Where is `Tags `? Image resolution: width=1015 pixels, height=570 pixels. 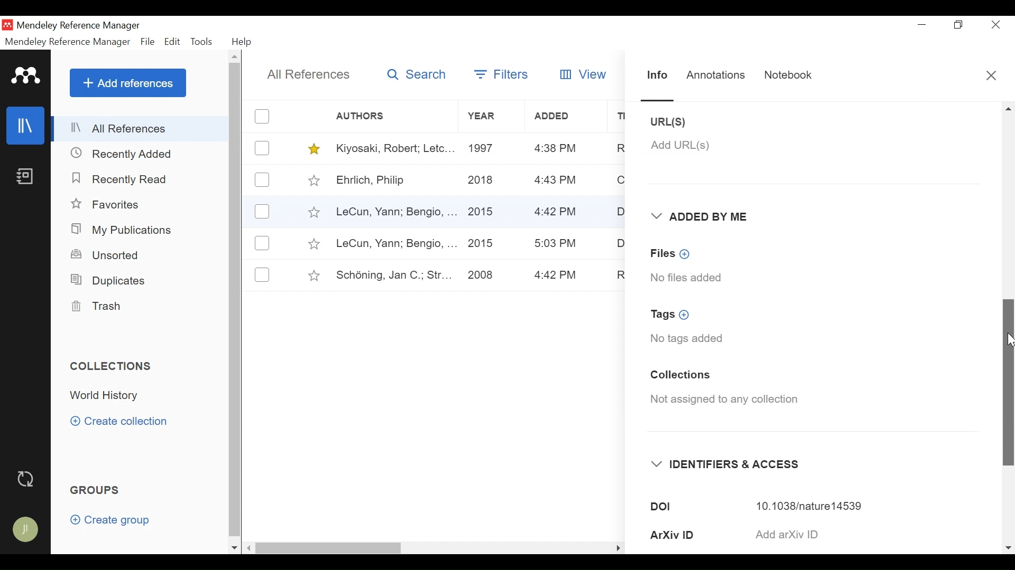 Tags  is located at coordinates (675, 315).